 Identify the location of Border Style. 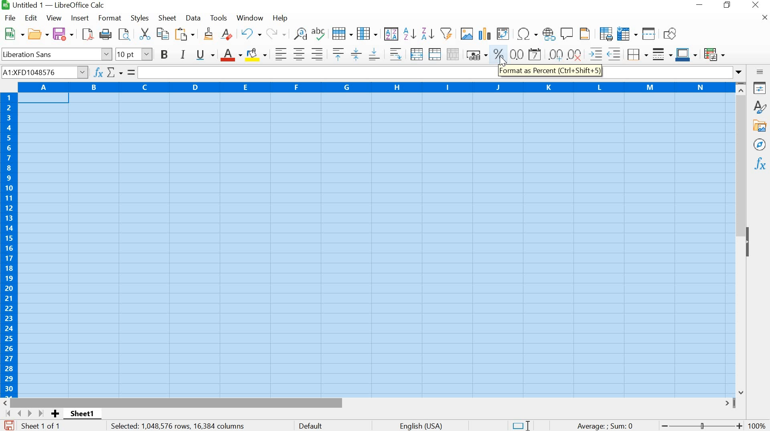
(662, 55).